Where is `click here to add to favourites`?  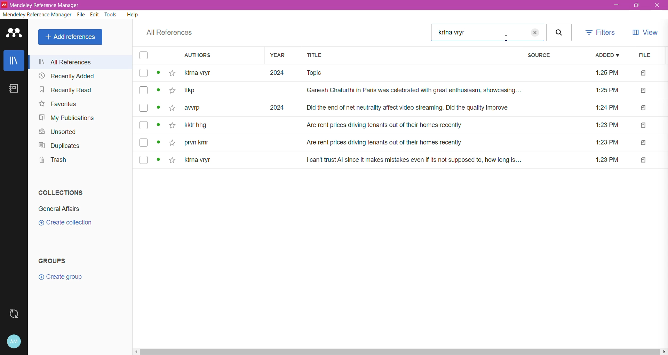
click here to add to favourites is located at coordinates (172, 90).